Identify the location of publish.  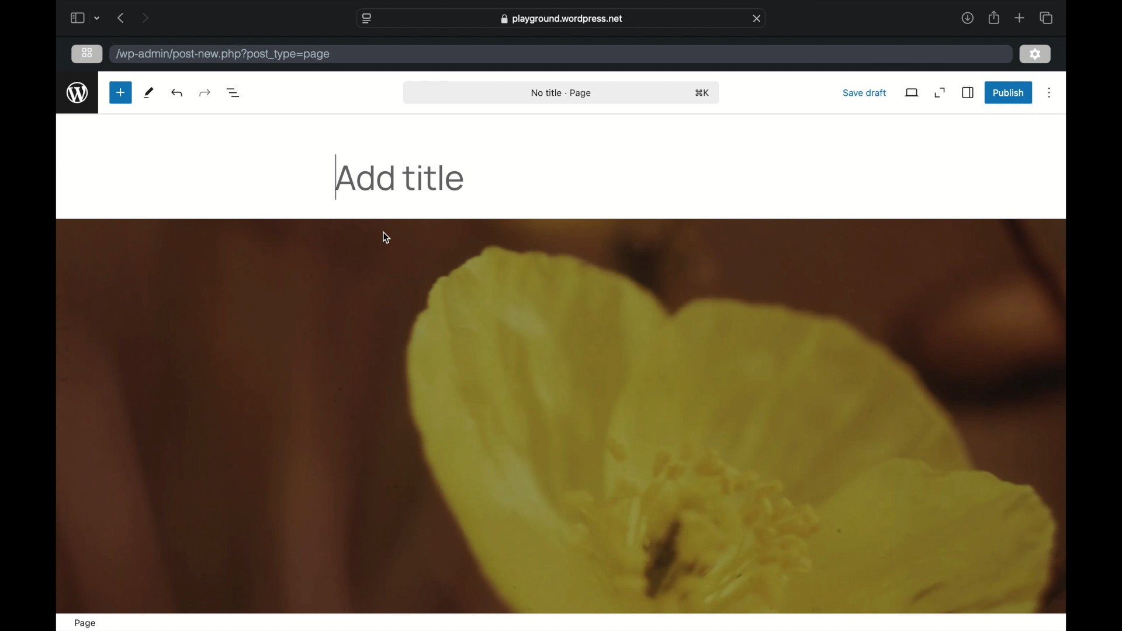
(1009, 93).